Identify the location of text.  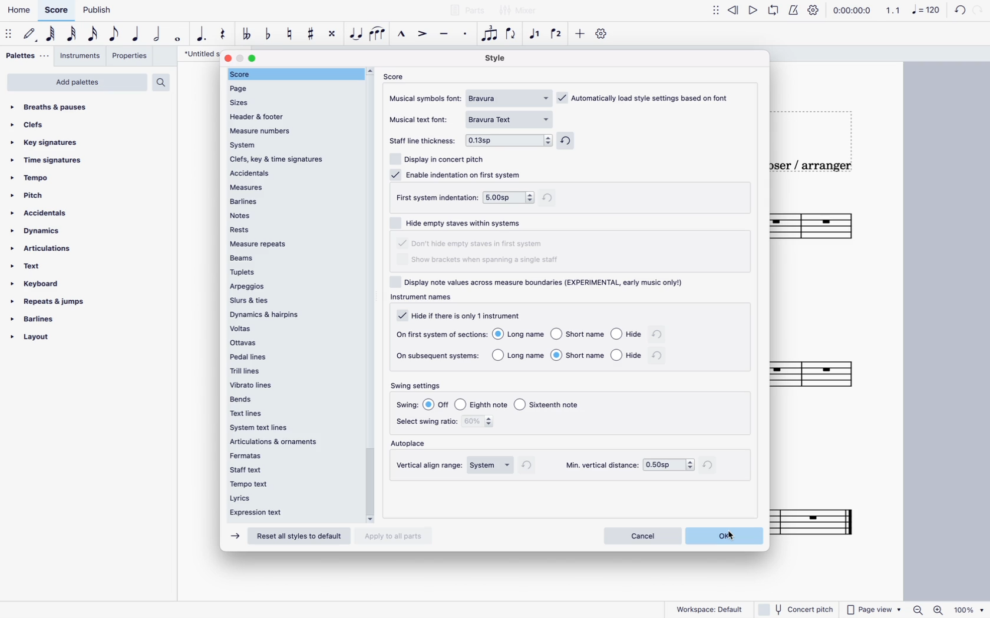
(32, 266).